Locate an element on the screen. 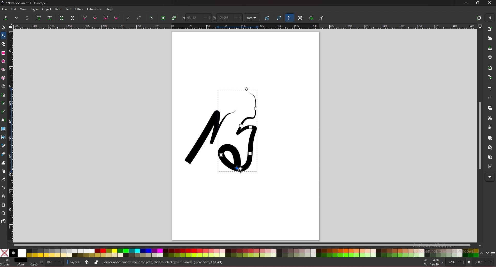  smooth node is located at coordinates (95, 17).